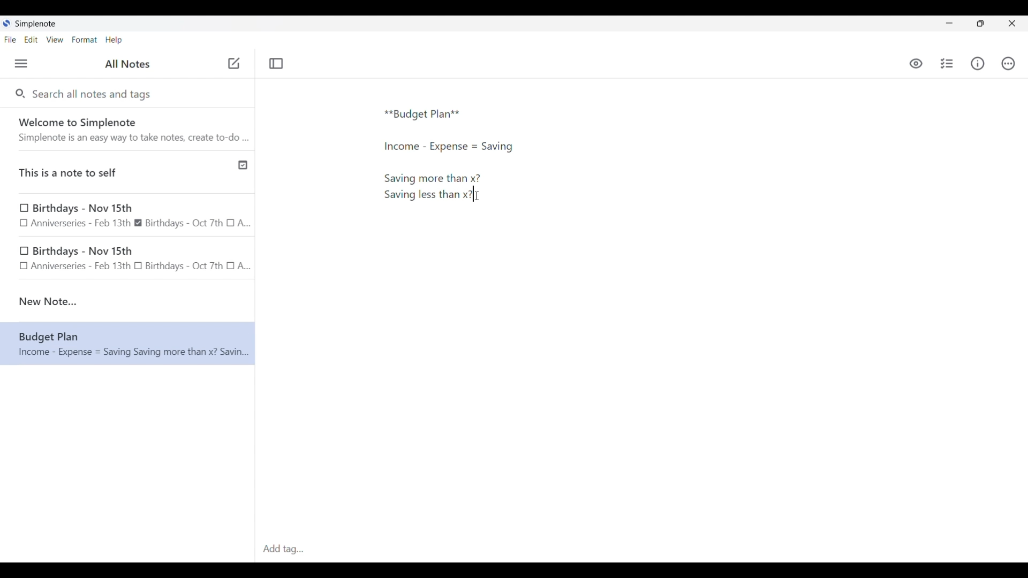 The height and width of the screenshot is (578, 1028). Describe the element at coordinates (128, 260) in the screenshot. I see `birthday note` at that location.